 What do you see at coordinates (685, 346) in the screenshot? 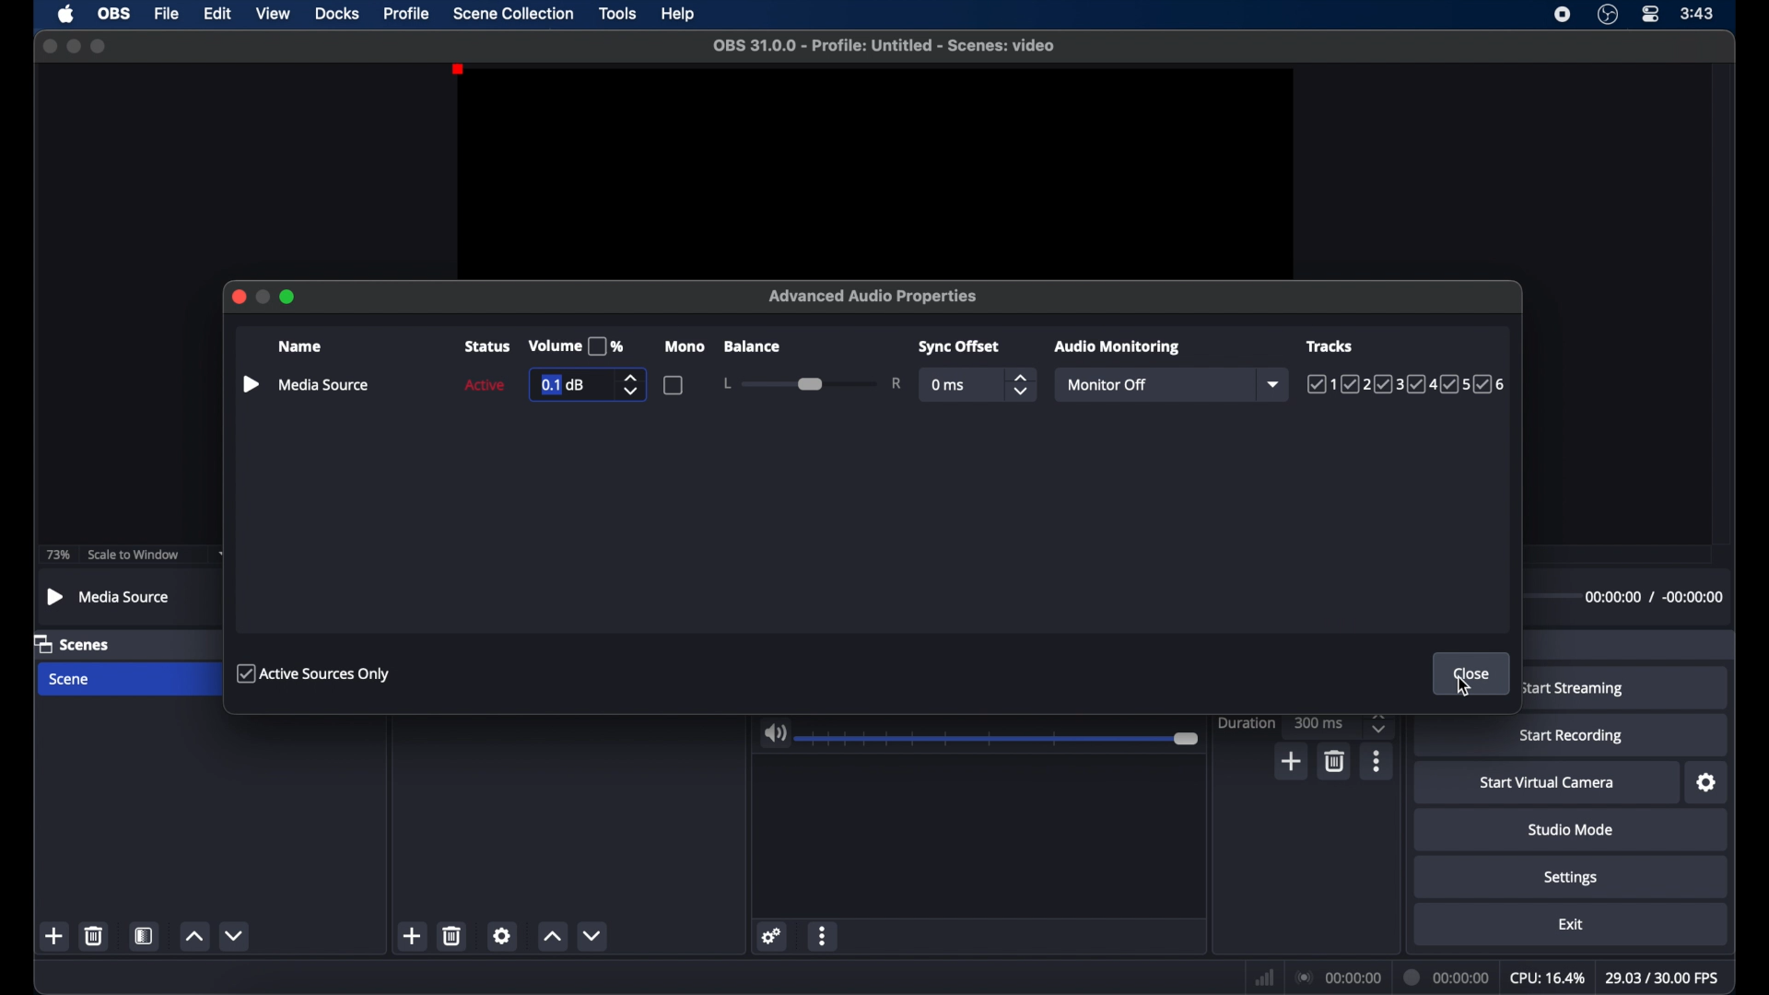
I see `mono` at bounding box center [685, 346].